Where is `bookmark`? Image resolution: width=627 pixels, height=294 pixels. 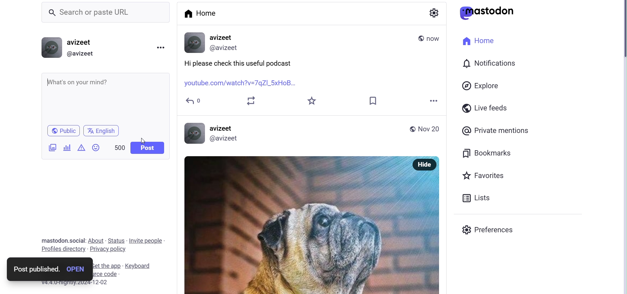 bookmark is located at coordinates (375, 101).